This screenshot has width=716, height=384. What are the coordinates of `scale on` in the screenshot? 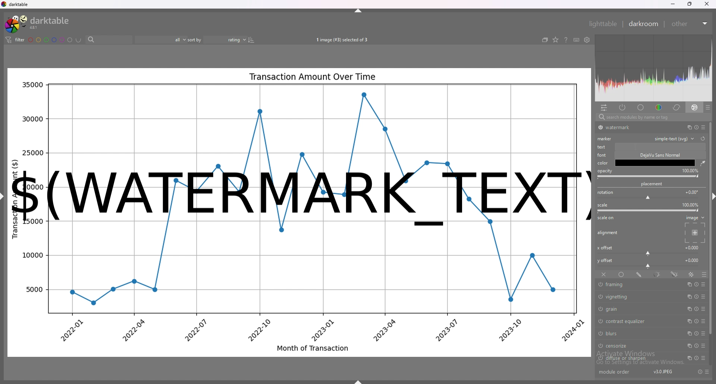 It's located at (606, 219).